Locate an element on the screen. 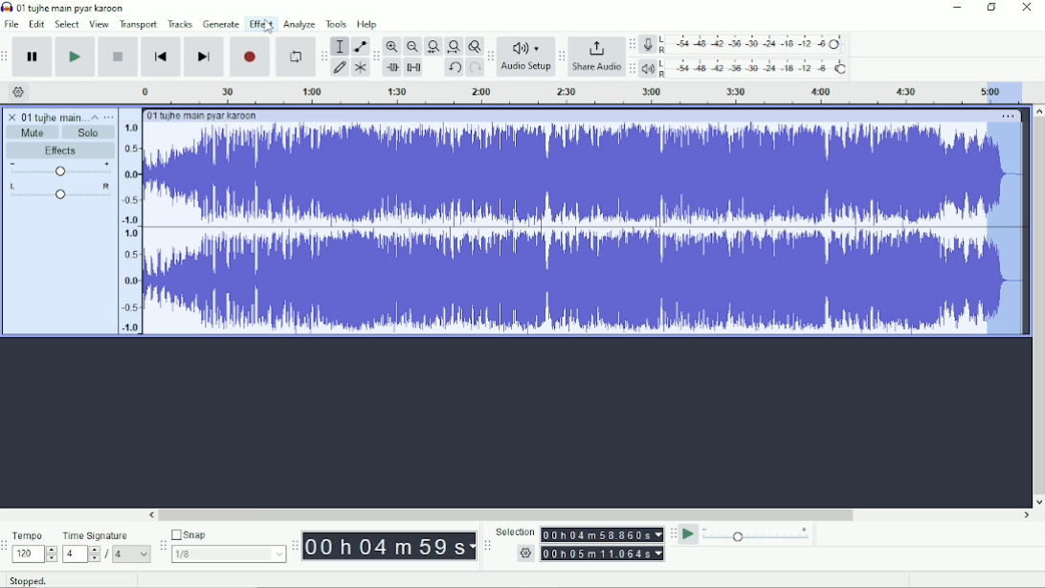 This screenshot has width=1045, height=588. Audacity snapping toolbar is located at coordinates (163, 545).